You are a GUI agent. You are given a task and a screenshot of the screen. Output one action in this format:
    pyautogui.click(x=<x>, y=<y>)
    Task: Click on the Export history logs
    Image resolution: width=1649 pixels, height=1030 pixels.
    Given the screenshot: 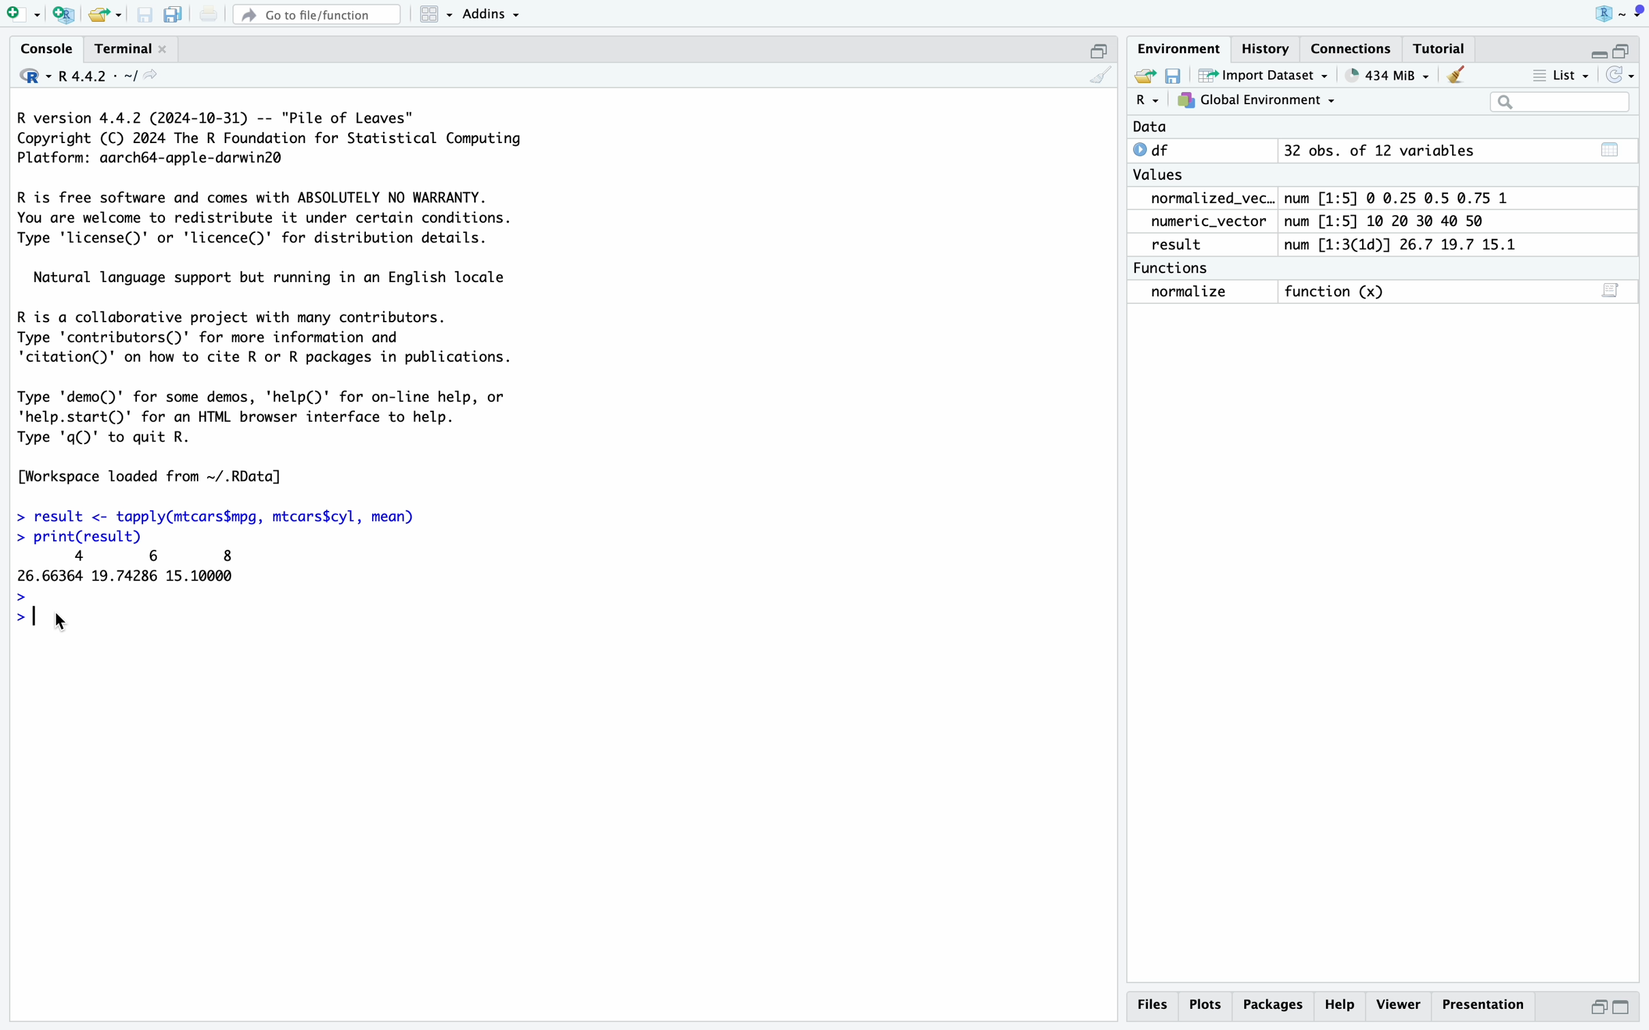 What is the action you would take?
    pyautogui.click(x=1143, y=75)
    